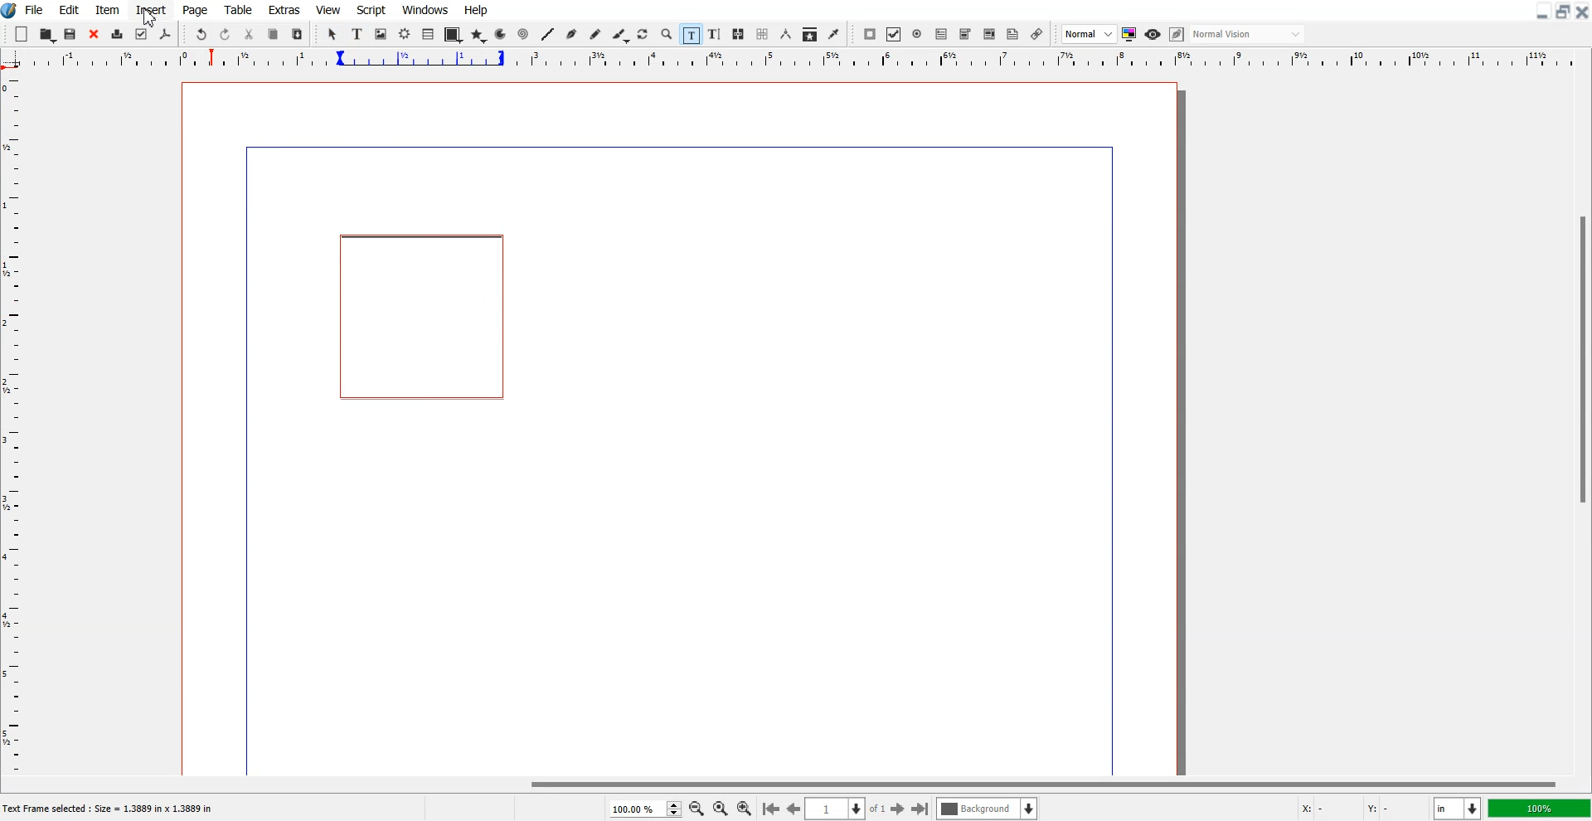 This screenshot has width=1592, height=821. Describe the element at coordinates (453, 35) in the screenshot. I see `Shape` at that location.